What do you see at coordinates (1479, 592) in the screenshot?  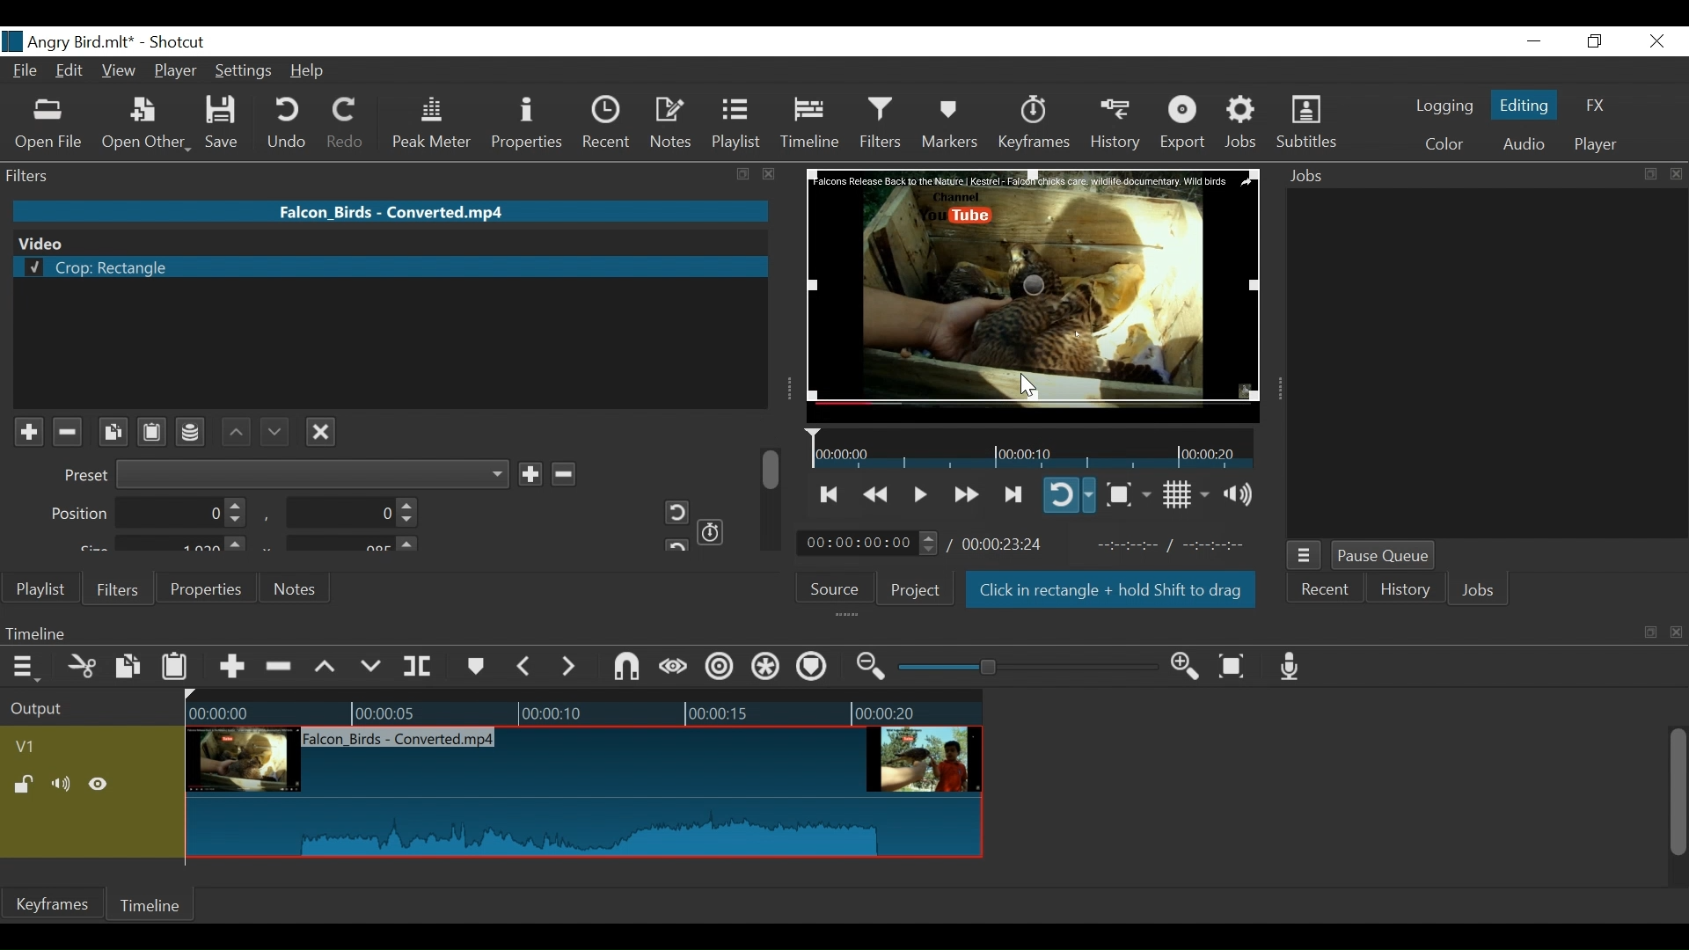 I see `Jobs` at bounding box center [1479, 592].